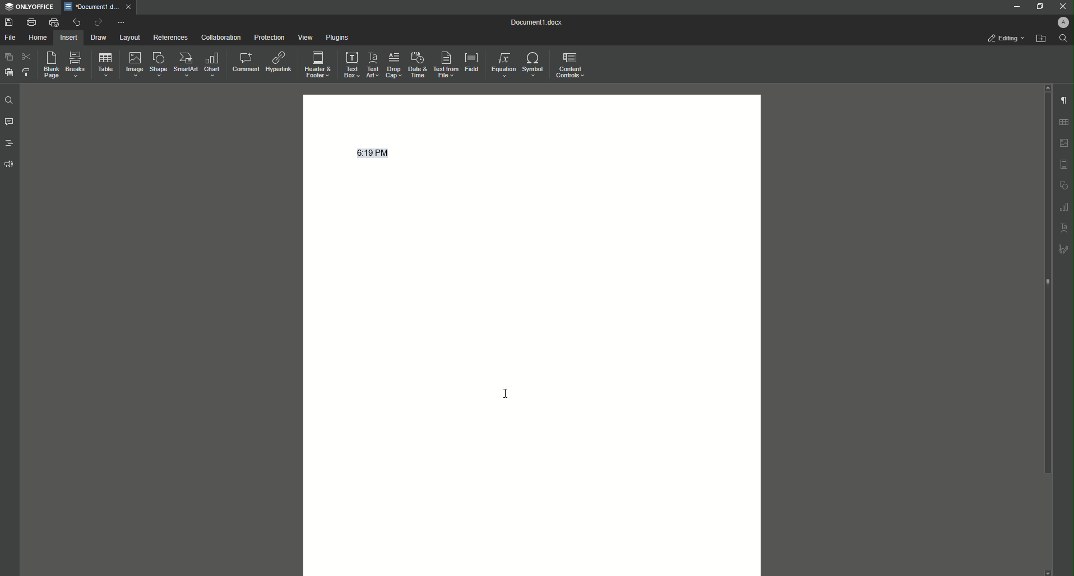 This screenshot has width=1074, height=576. What do you see at coordinates (1037, 6) in the screenshot?
I see `Restore` at bounding box center [1037, 6].